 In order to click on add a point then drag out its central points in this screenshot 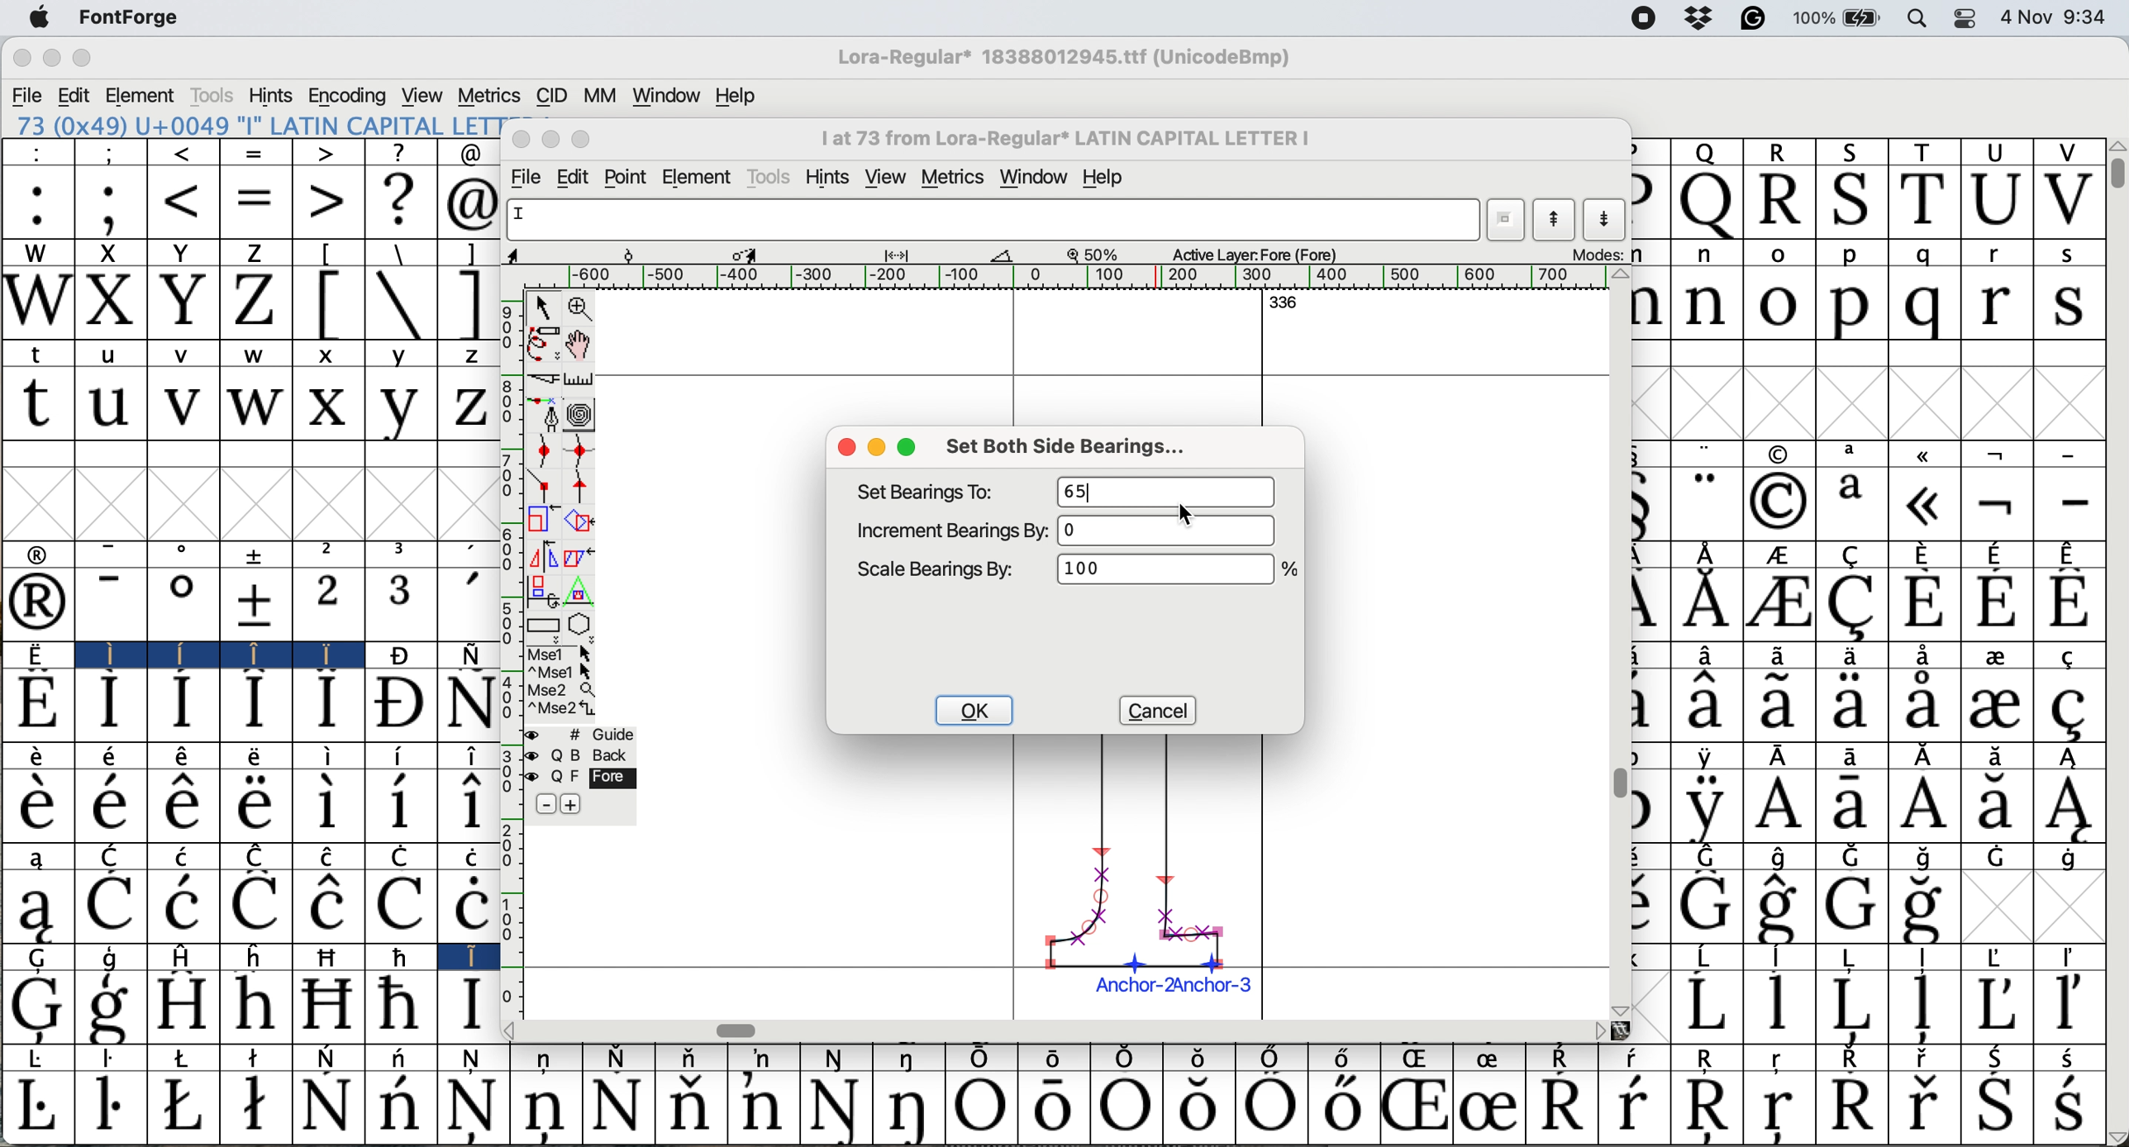, I will do `click(545, 416)`.